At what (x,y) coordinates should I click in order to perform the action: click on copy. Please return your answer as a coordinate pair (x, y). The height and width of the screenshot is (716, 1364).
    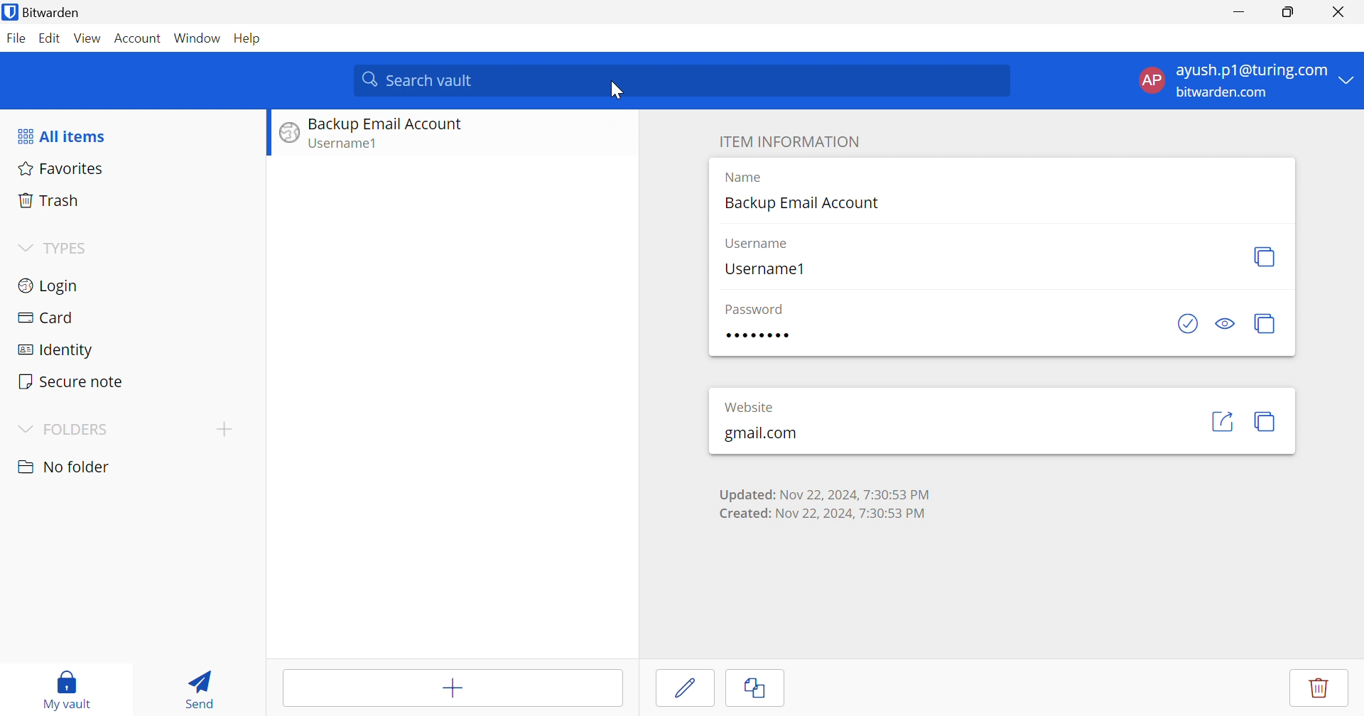
    Looking at the image, I should click on (1266, 325).